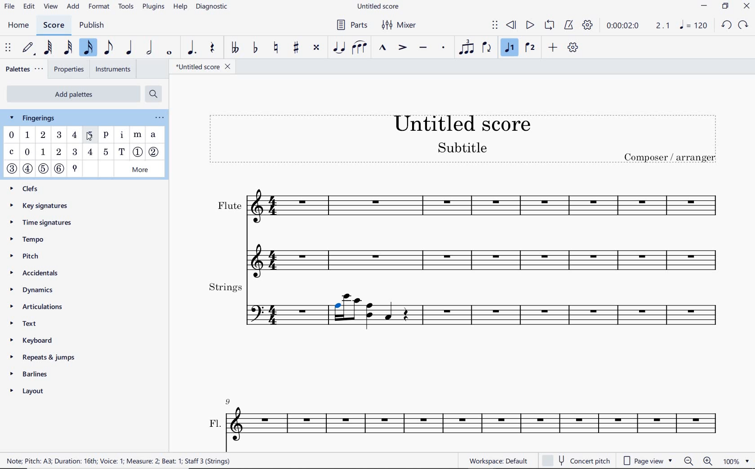 The width and height of the screenshot is (755, 469). I want to click on layout, so click(42, 390).